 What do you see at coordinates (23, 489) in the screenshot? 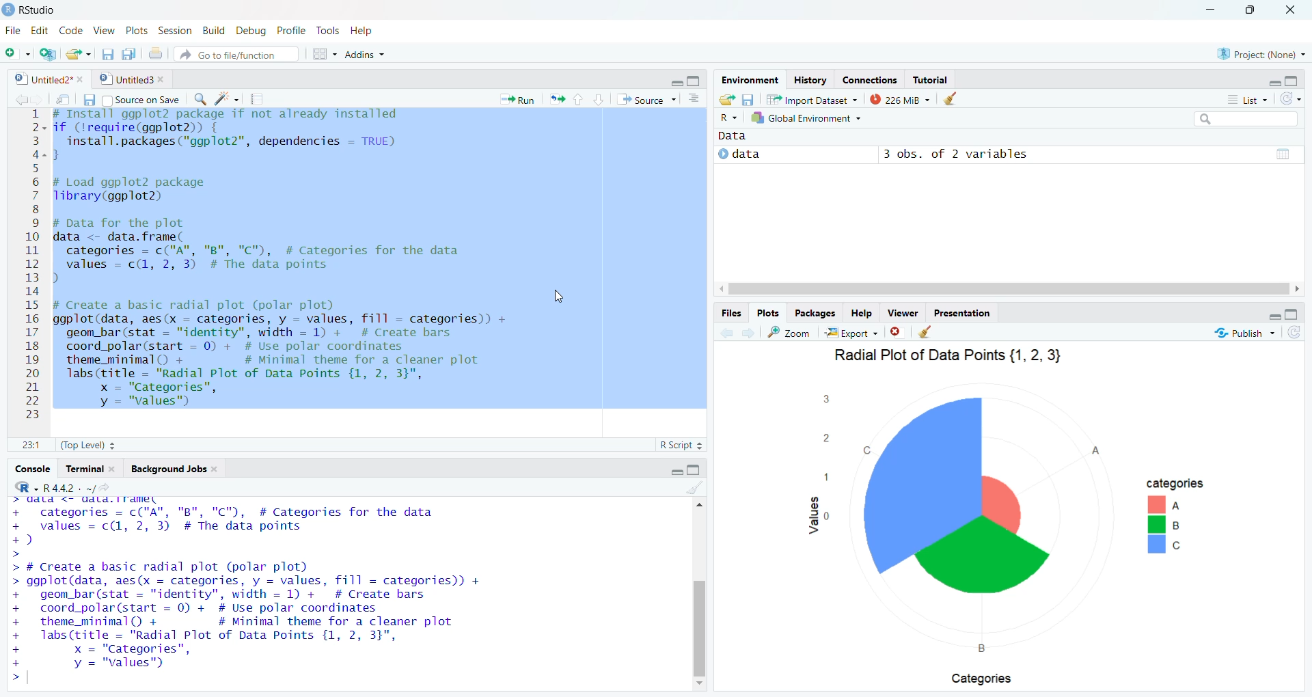
I see `R` at bounding box center [23, 489].